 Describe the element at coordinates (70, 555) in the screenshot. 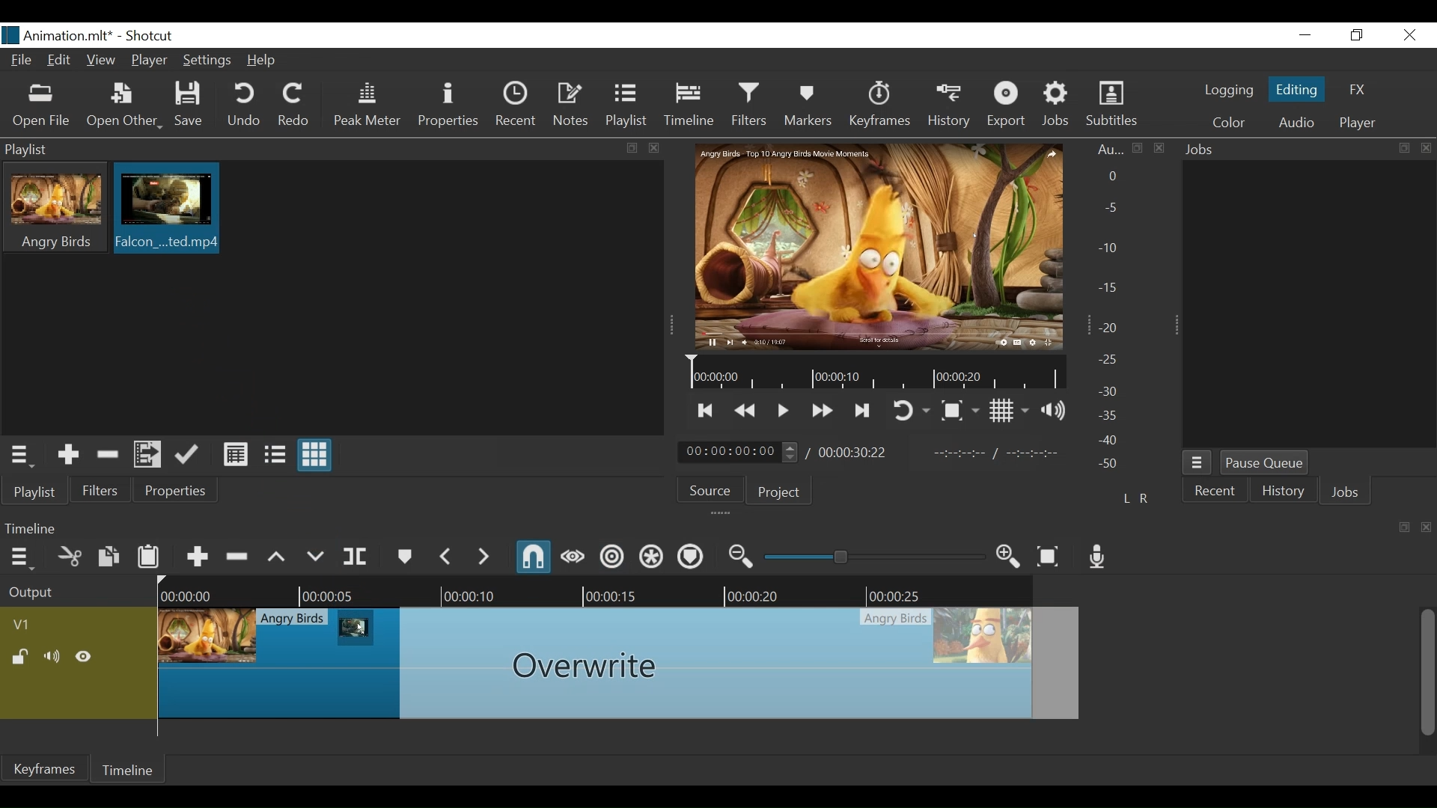

I see `Cut` at that location.